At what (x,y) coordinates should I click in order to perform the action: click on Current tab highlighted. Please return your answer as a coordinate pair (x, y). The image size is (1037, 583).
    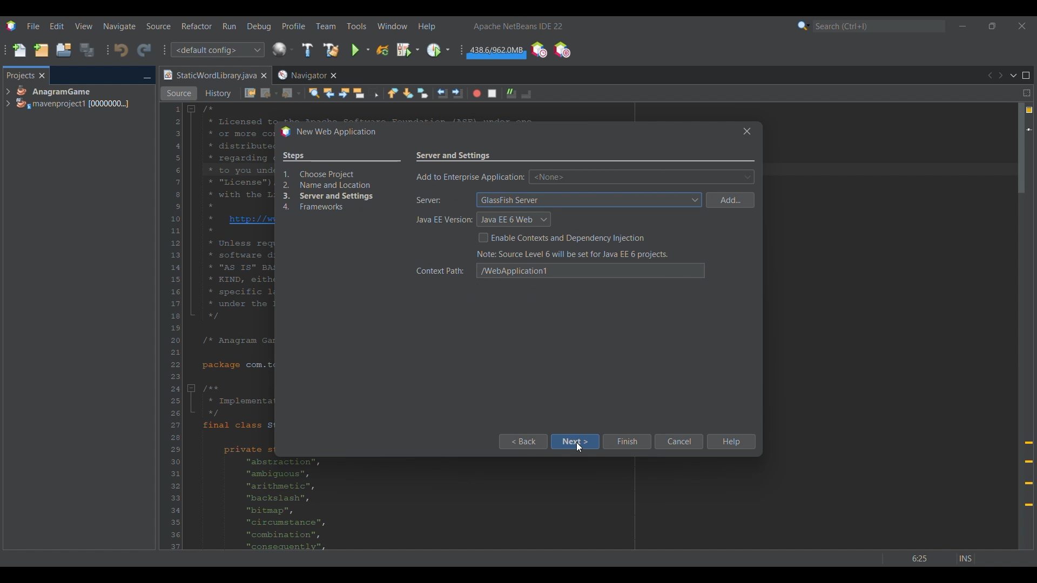
    Looking at the image, I should click on (209, 76).